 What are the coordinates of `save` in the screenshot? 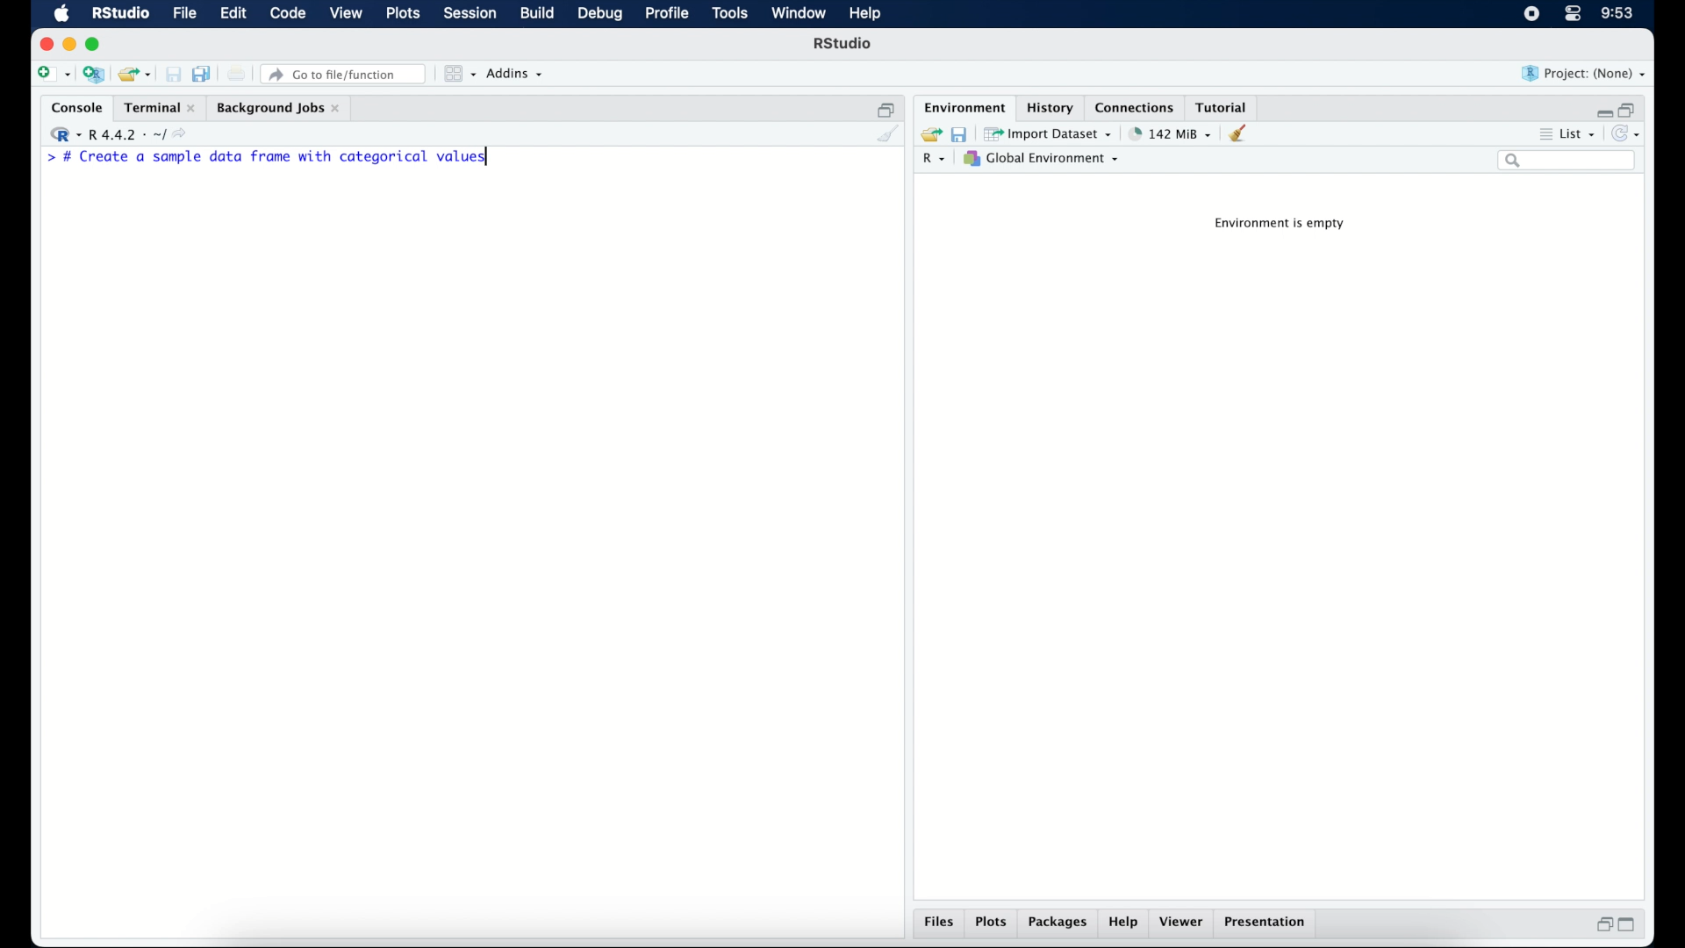 It's located at (170, 71).